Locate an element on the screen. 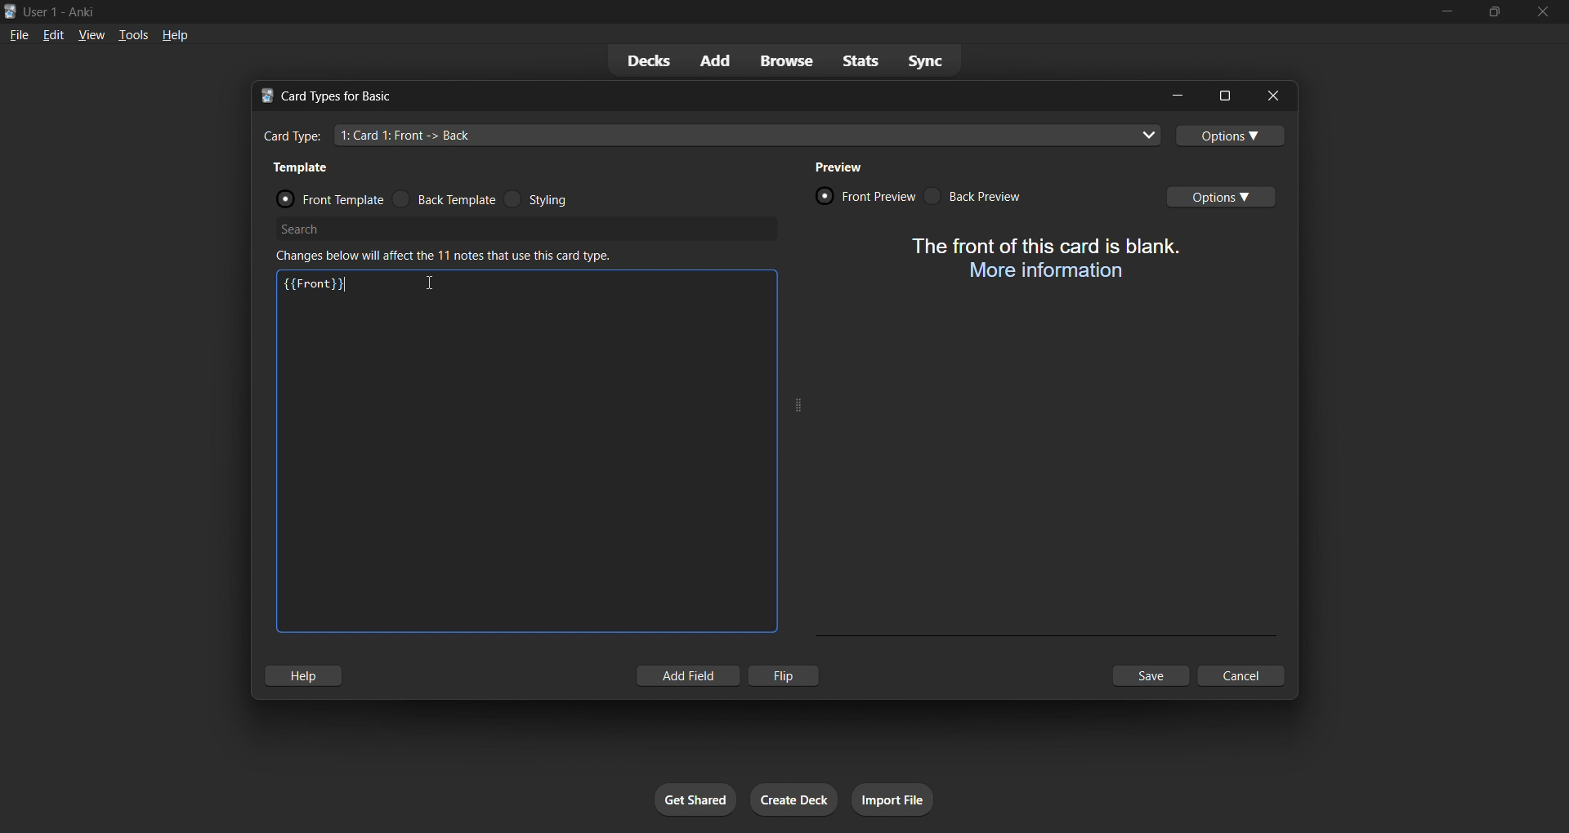  back template is located at coordinates (447, 198).